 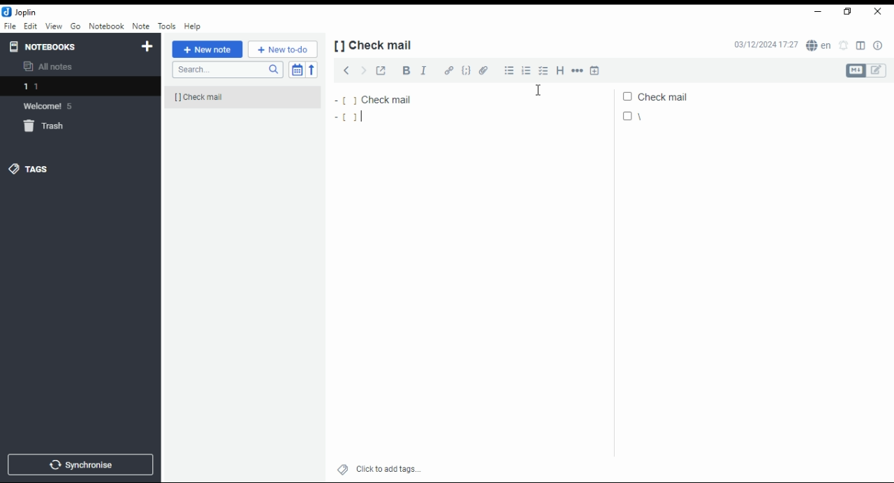 I want to click on 03/12/2024 17:27, so click(x=765, y=45).